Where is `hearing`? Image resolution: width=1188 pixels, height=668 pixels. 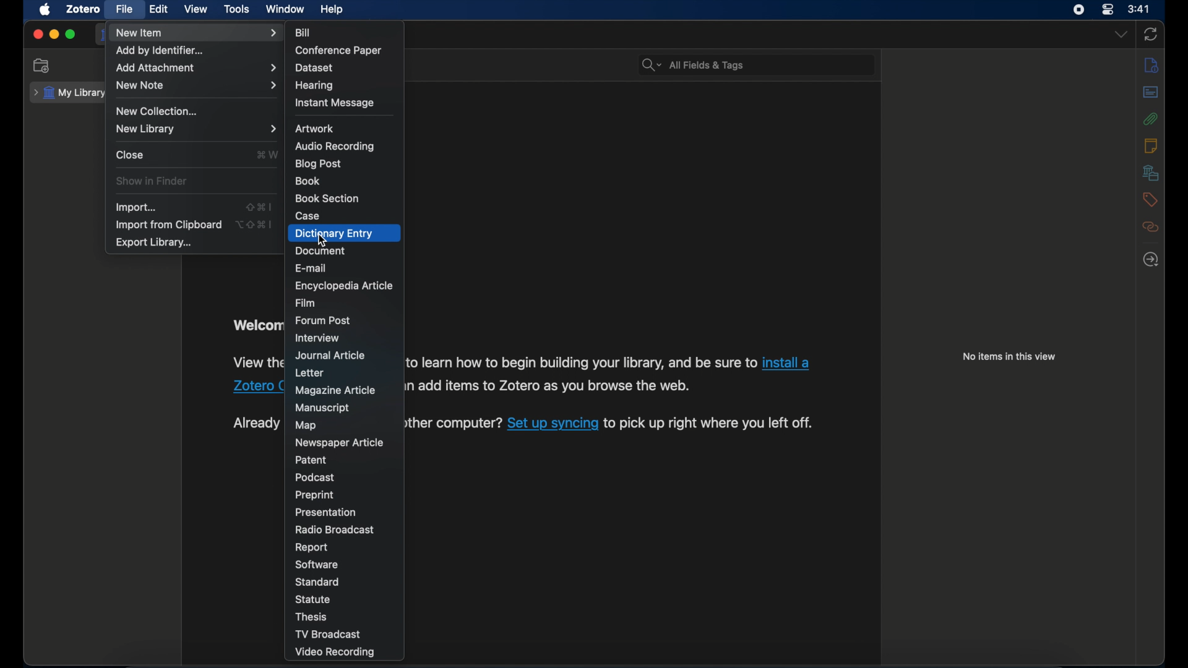
hearing is located at coordinates (315, 86).